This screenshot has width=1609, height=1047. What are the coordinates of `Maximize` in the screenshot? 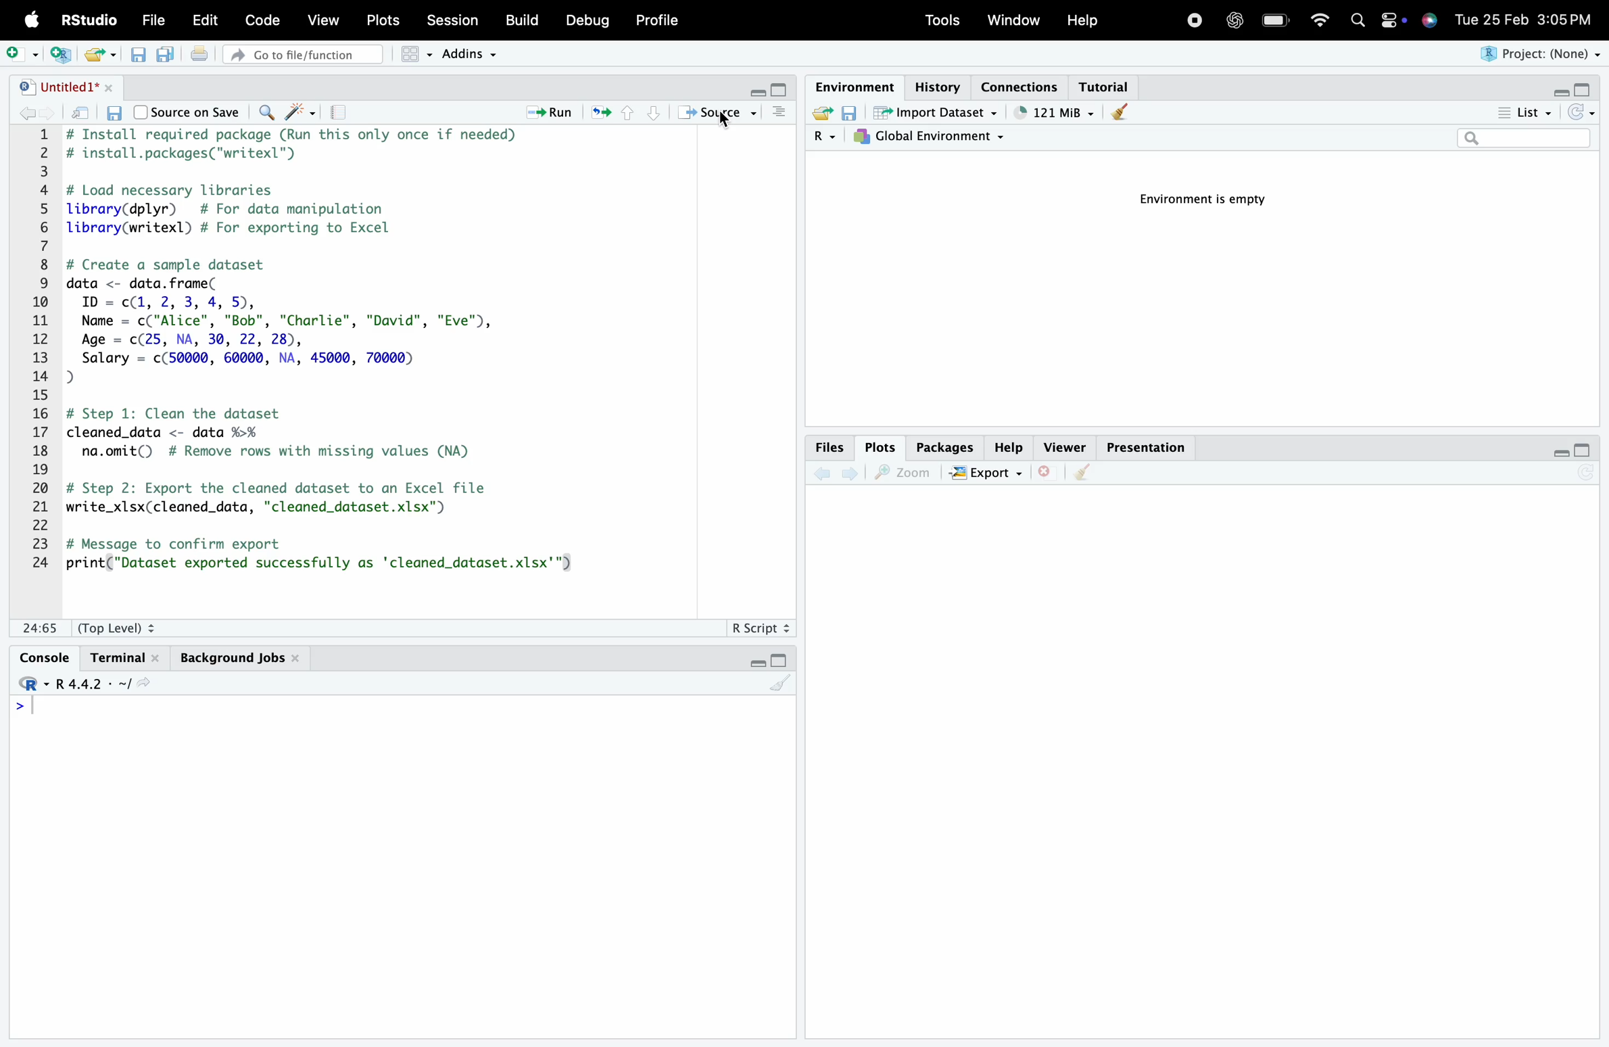 It's located at (779, 660).